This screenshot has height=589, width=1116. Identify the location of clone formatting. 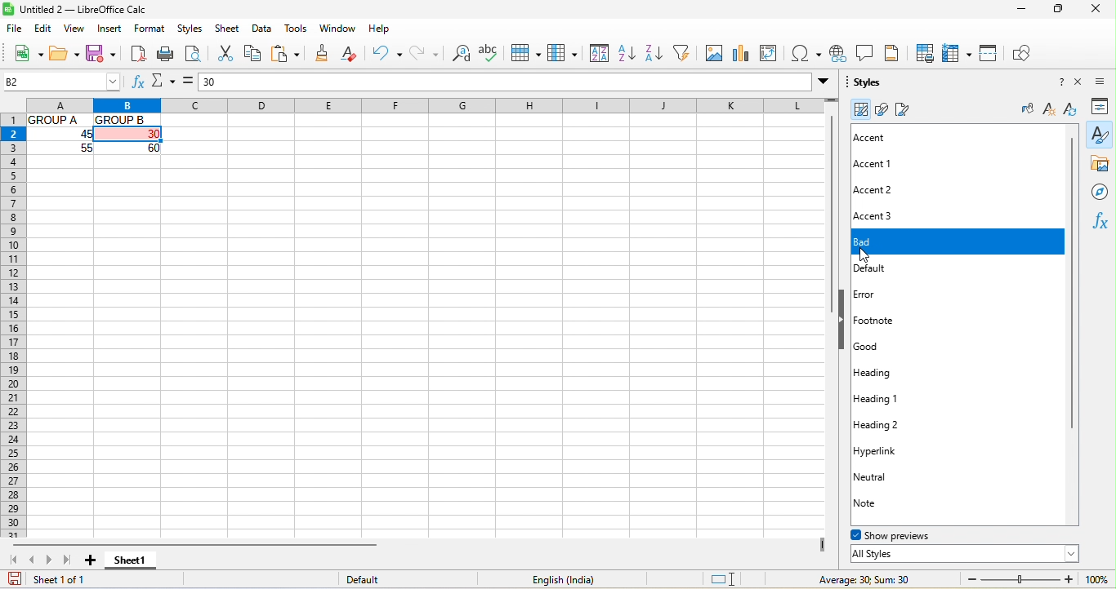
(324, 53).